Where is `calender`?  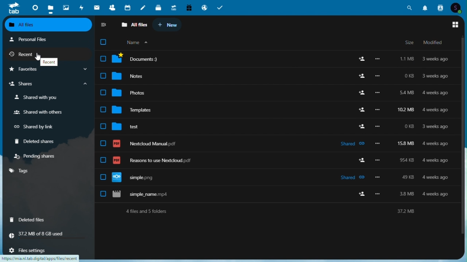 calender is located at coordinates (128, 8).